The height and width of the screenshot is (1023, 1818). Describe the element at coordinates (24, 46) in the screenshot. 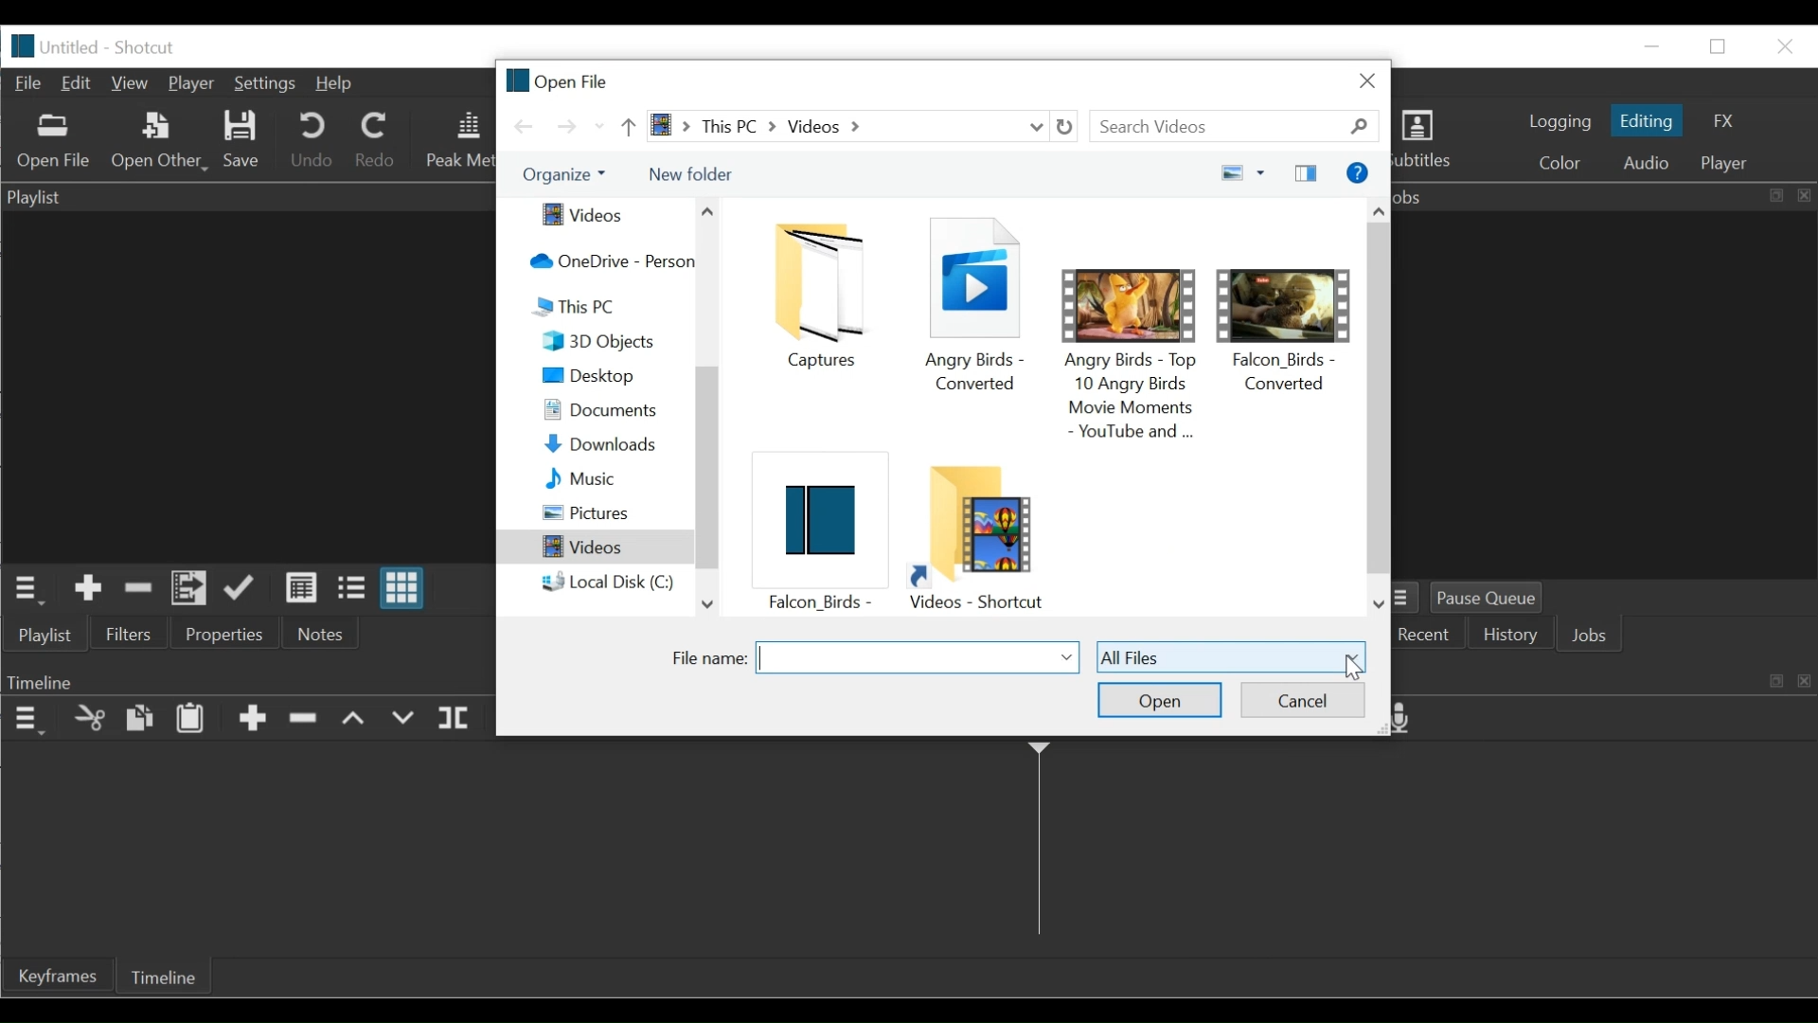

I see `logo` at that location.